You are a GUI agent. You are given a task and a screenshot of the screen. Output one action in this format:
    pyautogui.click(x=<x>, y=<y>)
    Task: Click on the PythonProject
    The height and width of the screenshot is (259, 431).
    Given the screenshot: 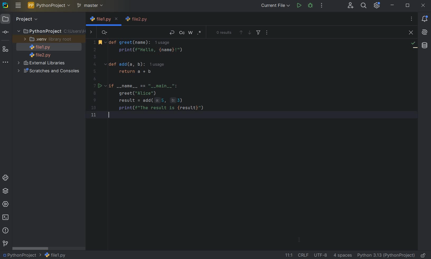 What is the action you would take?
    pyautogui.click(x=51, y=32)
    